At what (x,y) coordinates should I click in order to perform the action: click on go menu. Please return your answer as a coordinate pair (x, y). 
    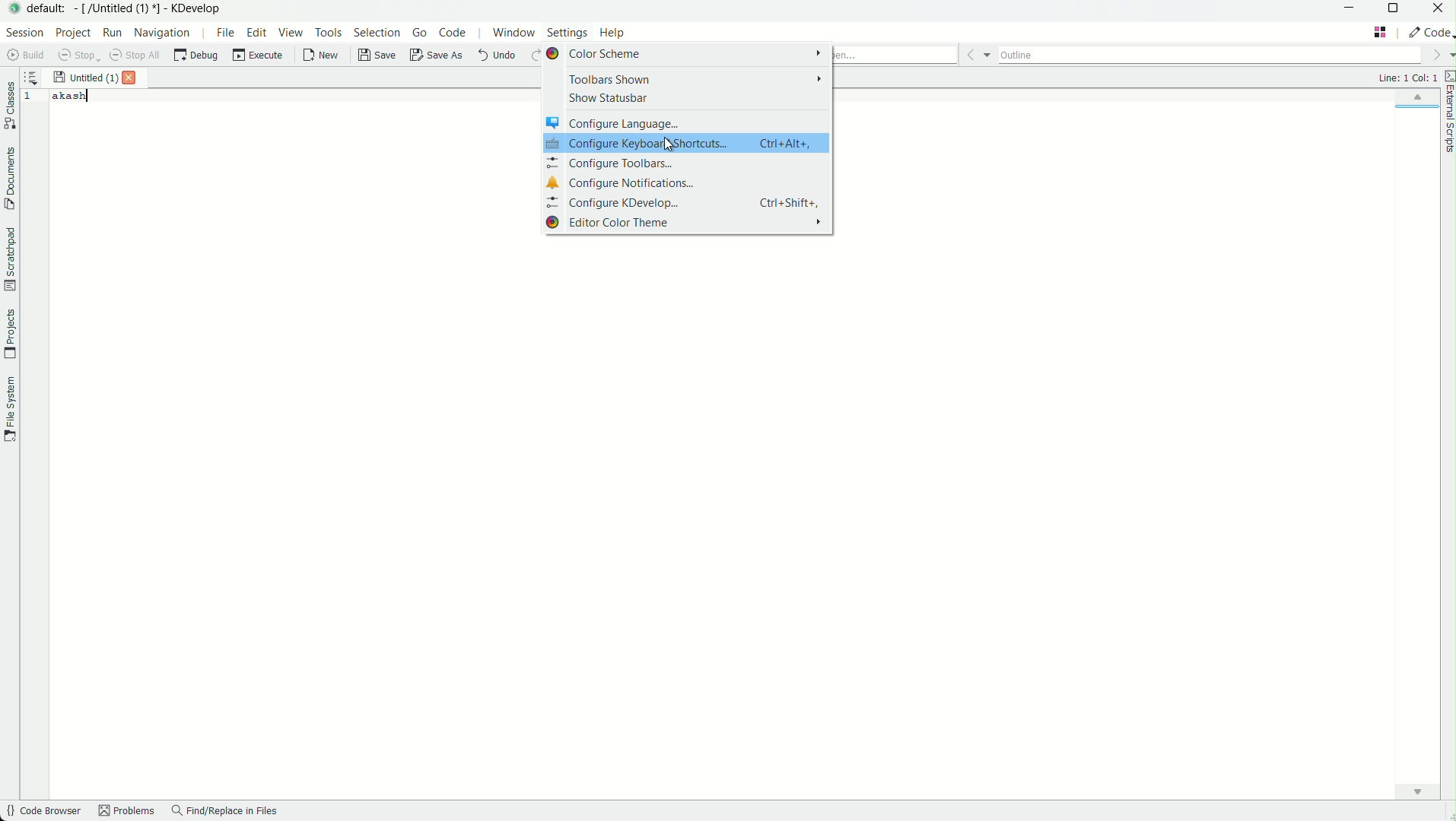
    Looking at the image, I should click on (421, 33).